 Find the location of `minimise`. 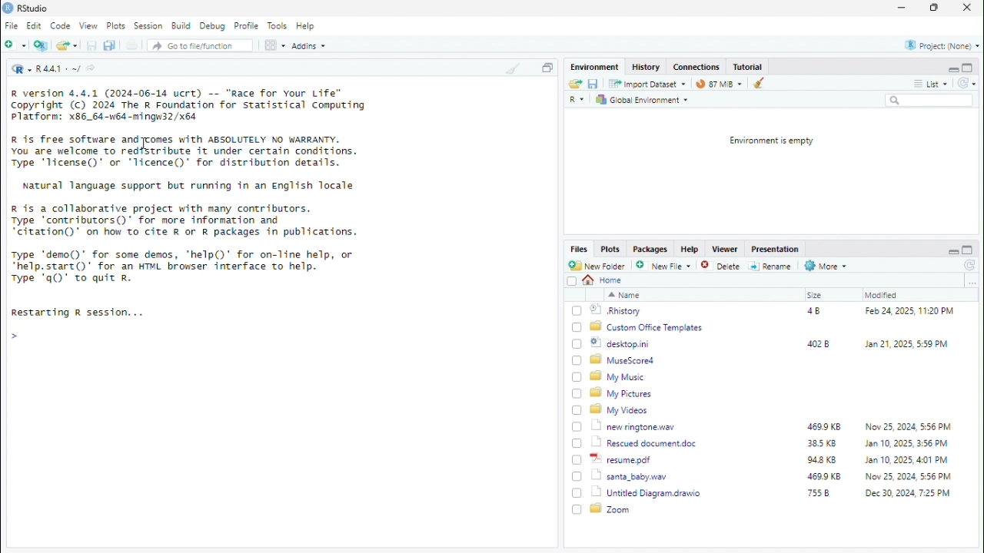

minimise is located at coordinates (903, 6).